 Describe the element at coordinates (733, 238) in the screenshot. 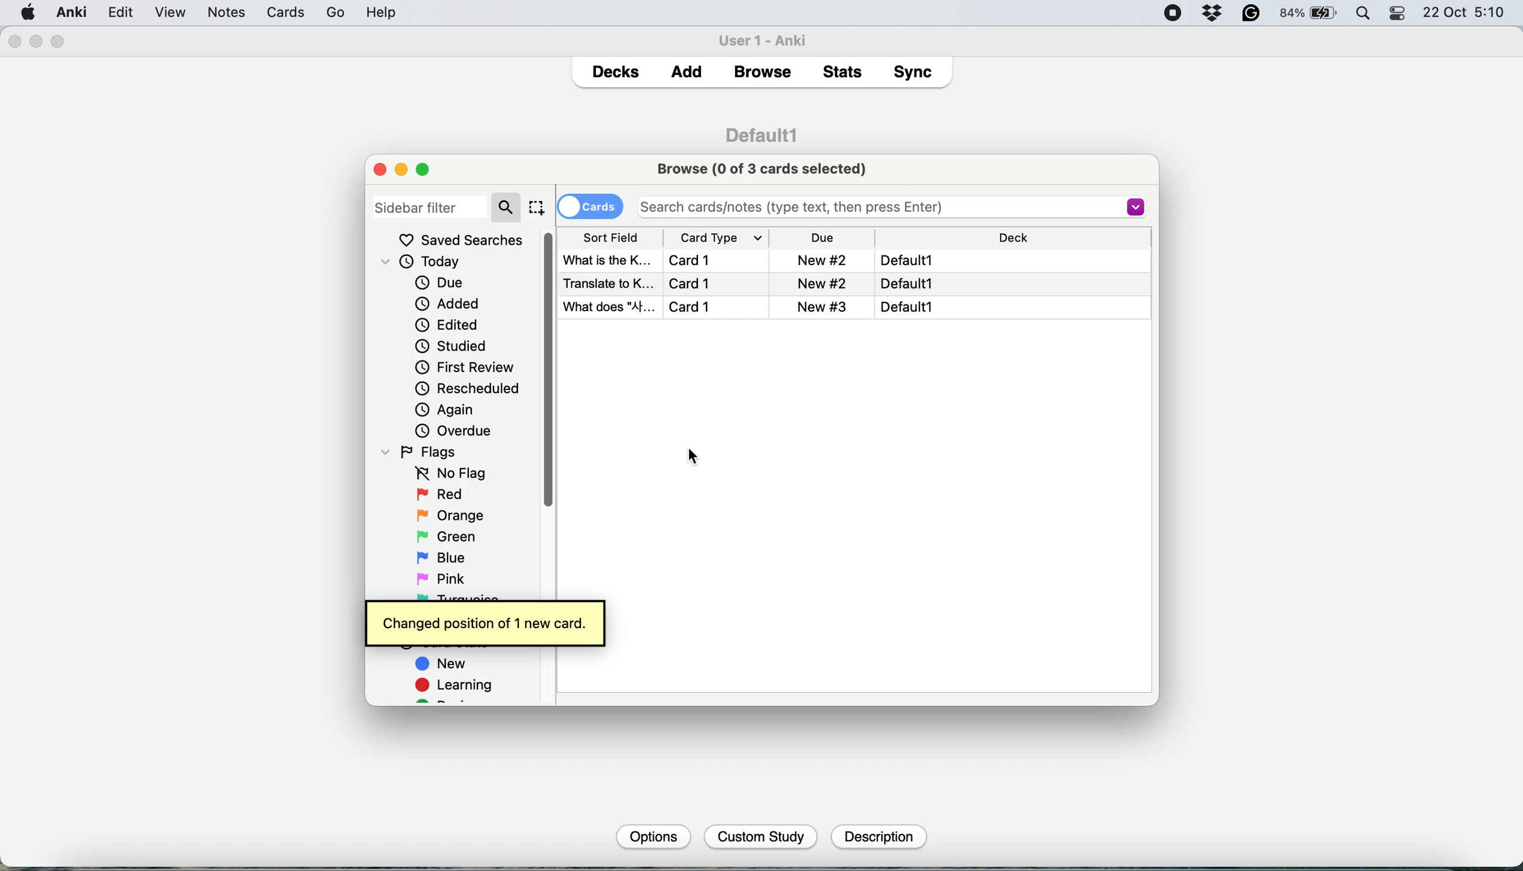

I see `Card Type` at that location.